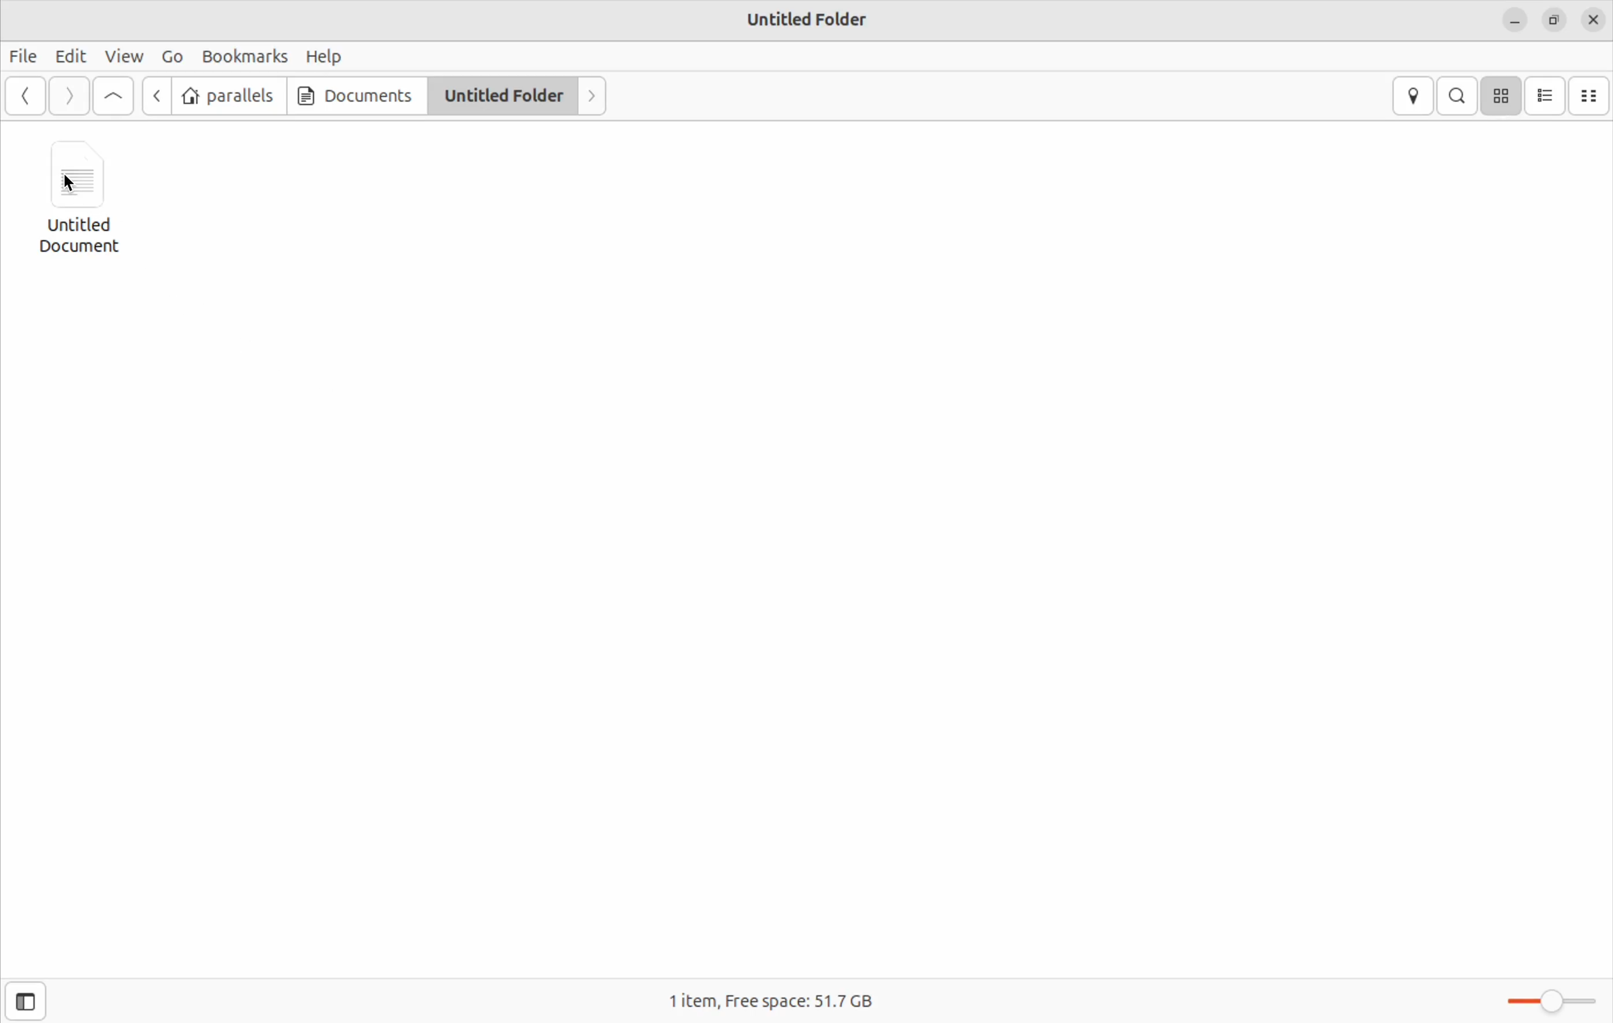 This screenshot has width=1613, height=1023. Describe the element at coordinates (229, 94) in the screenshot. I see `parallels` at that location.